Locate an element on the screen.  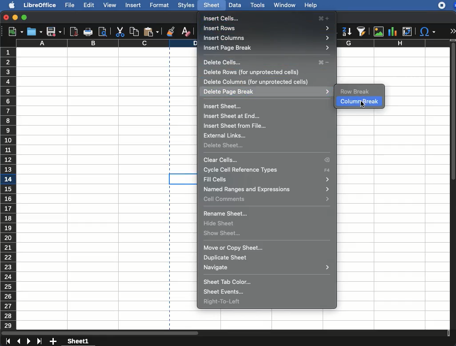
last sheet is located at coordinates (40, 341).